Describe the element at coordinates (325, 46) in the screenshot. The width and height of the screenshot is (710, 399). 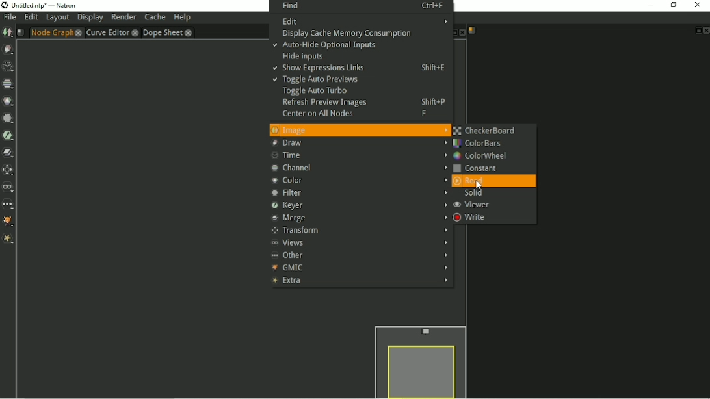
I see `Auto hide optional inputs` at that location.